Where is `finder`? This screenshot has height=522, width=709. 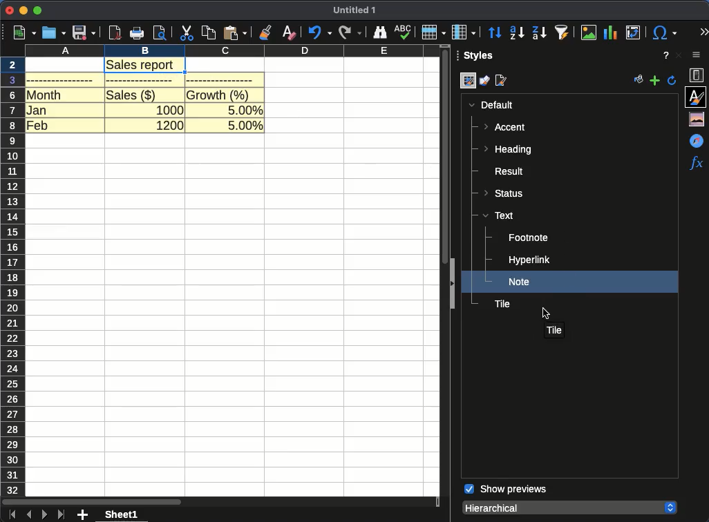
finder is located at coordinates (379, 32).